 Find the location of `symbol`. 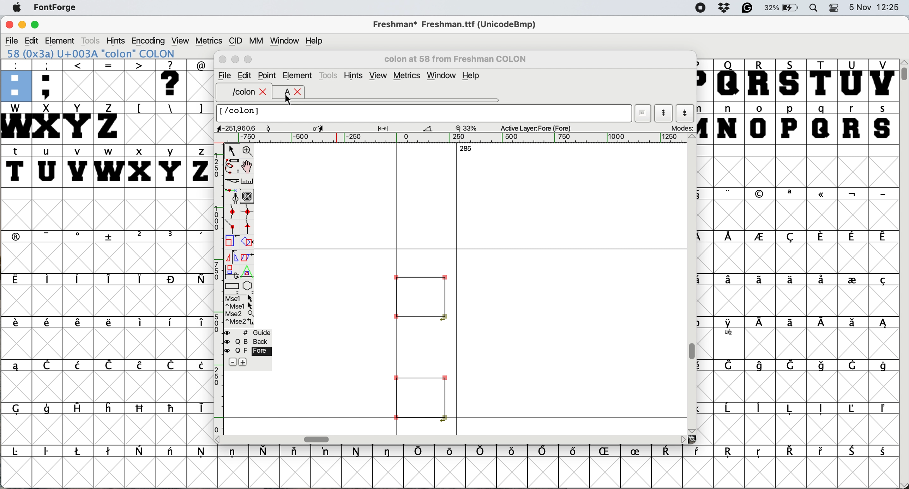

symbol is located at coordinates (852, 236).